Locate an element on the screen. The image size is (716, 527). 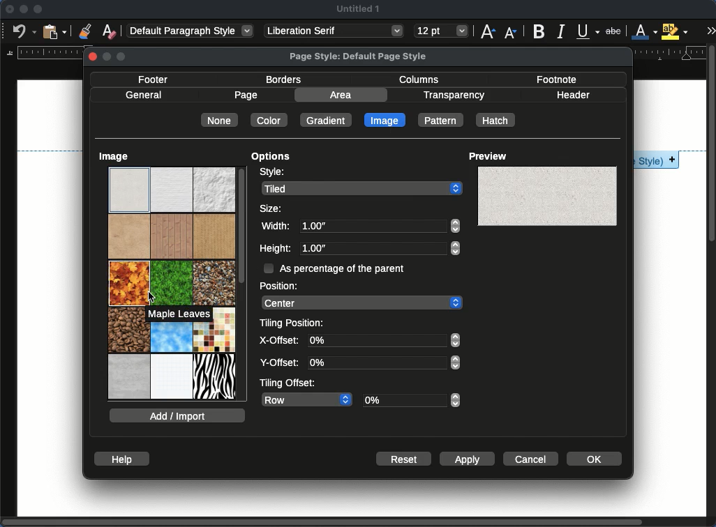
y-offset: is located at coordinates (280, 364).